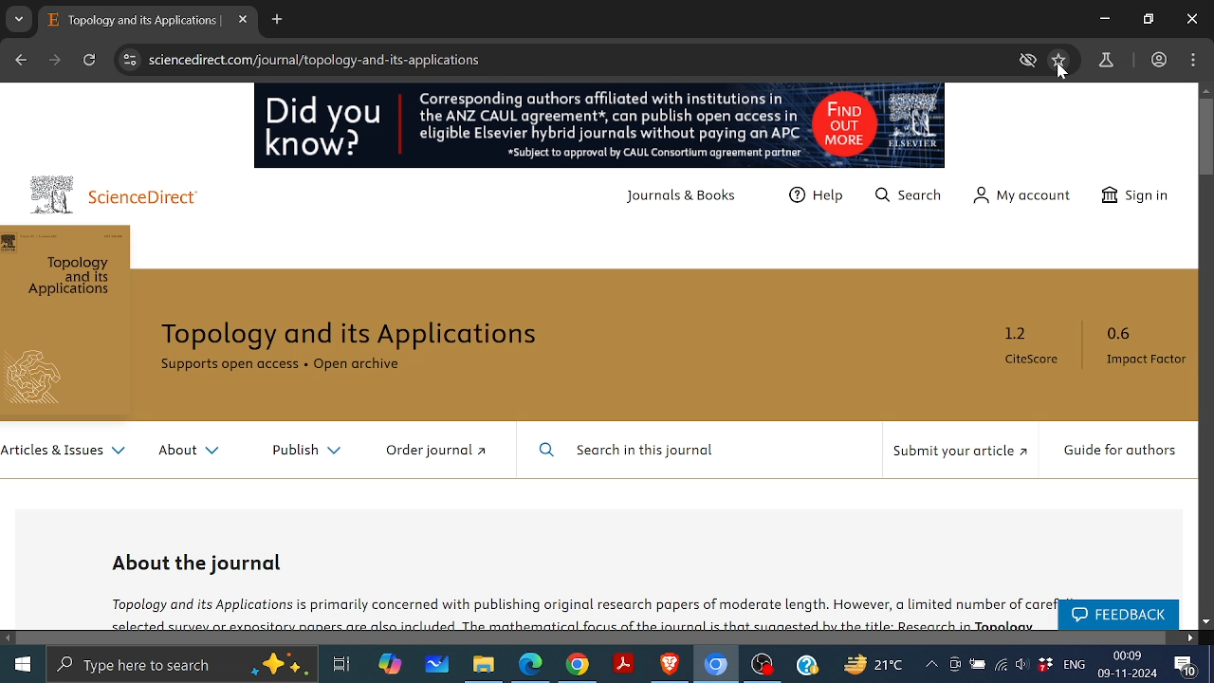 This screenshot has width=1214, height=683. Describe the element at coordinates (624, 664) in the screenshot. I see `Adobe reader` at that location.